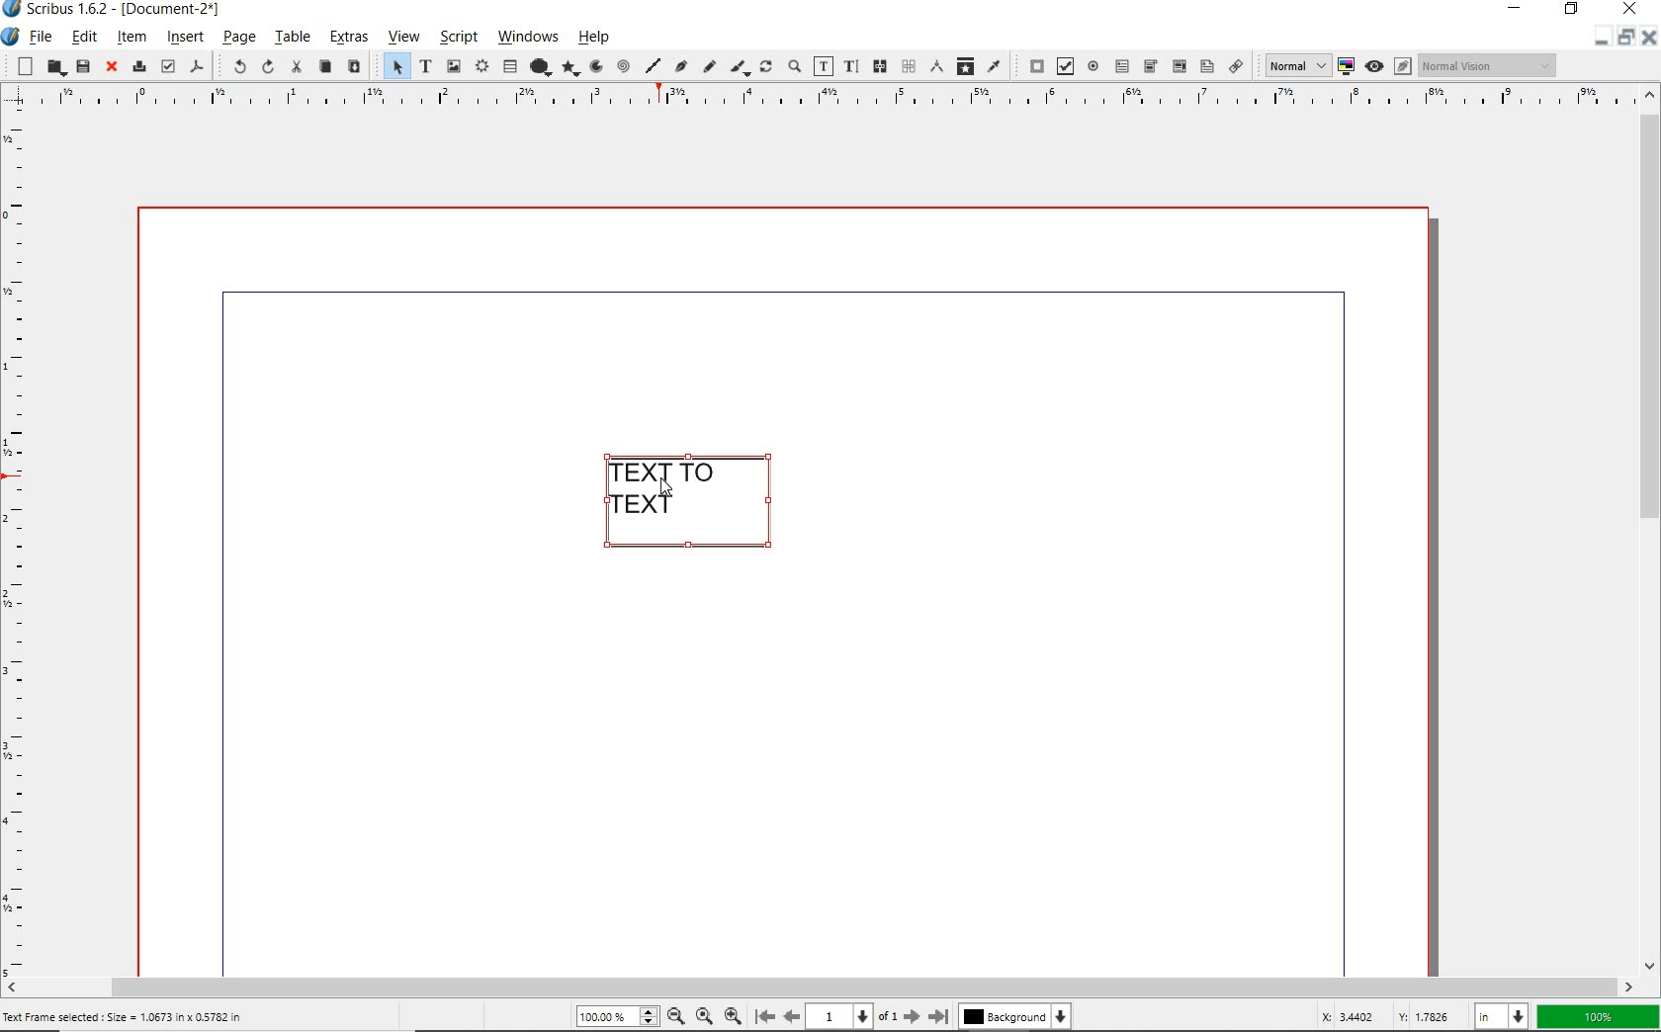 Image resolution: width=1661 pixels, height=1032 pixels. I want to click on pdf combo box, so click(1179, 67).